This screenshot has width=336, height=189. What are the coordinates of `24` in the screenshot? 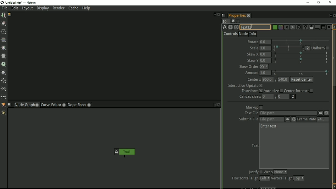 It's located at (322, 119).